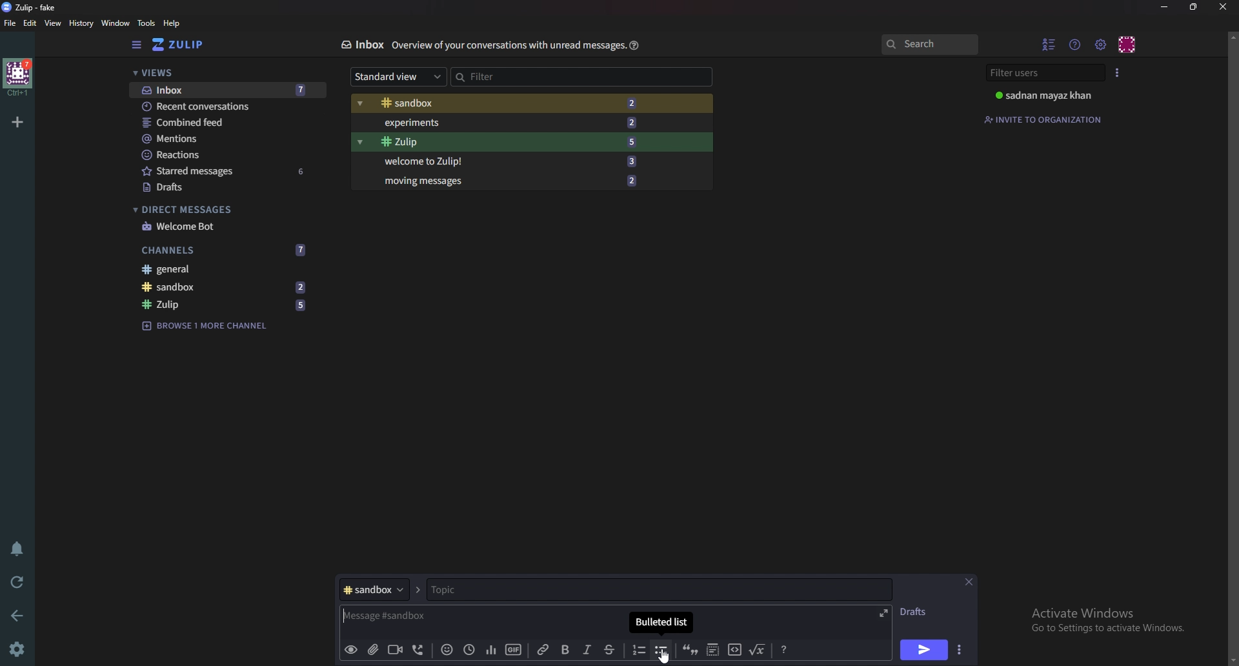 The width and height of the screenshot is (1239, 666). I want to click on add file, so click(371, 649).